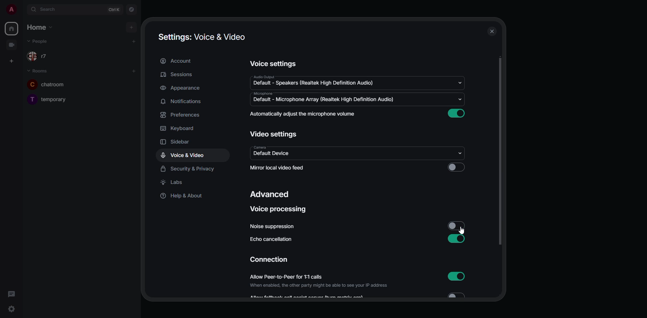 Image resolution: width=647 pixels, height=318 pixels. Describe the element at coordinates (177, 75) in the screenshot. I see `sessions` at that location.